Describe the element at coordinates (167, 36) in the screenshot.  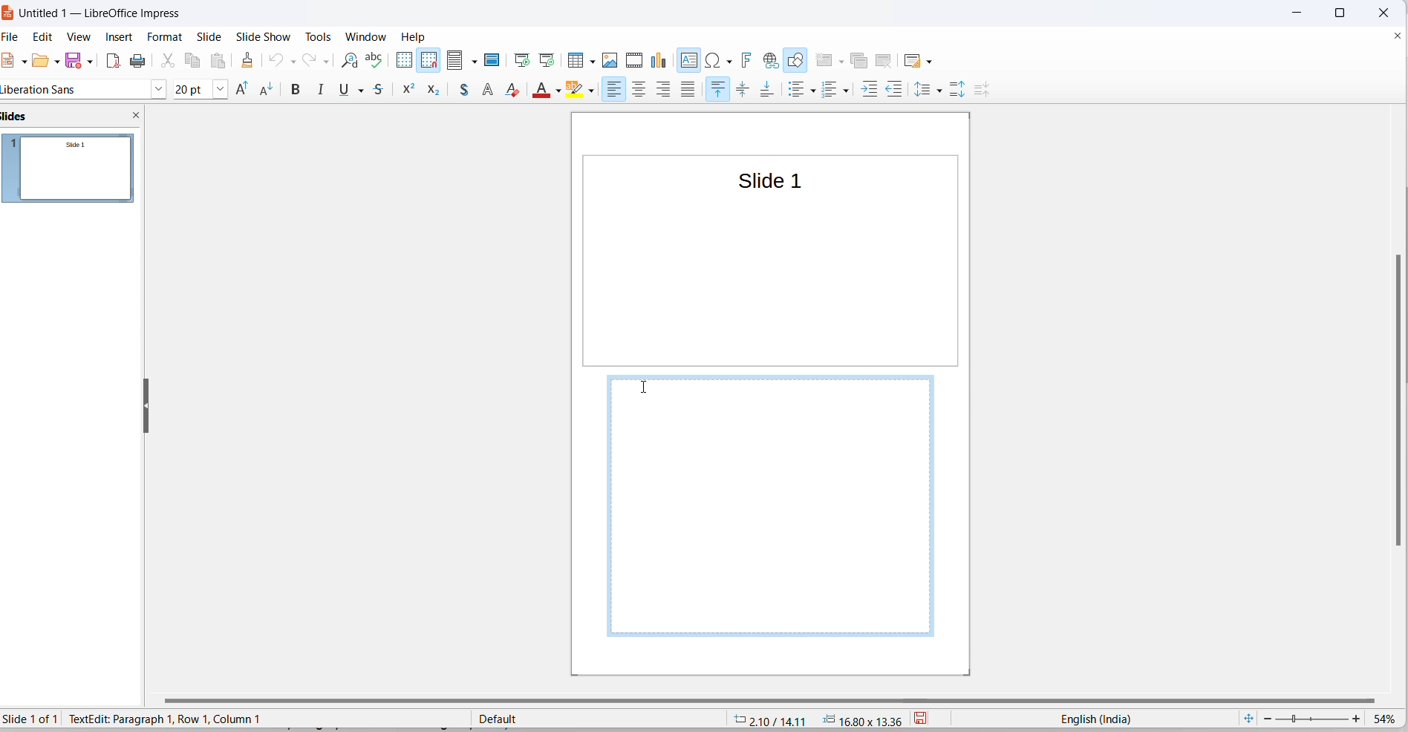
I see `format` at that location.